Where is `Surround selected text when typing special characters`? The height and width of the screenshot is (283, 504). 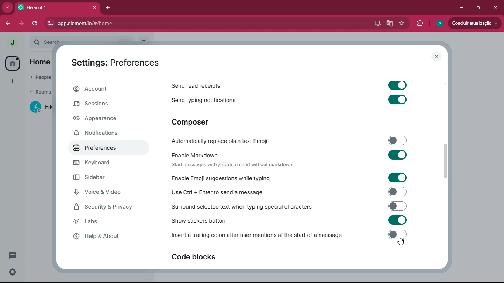 Surround selected text when typing special characters is located at coordinates (289, 206).